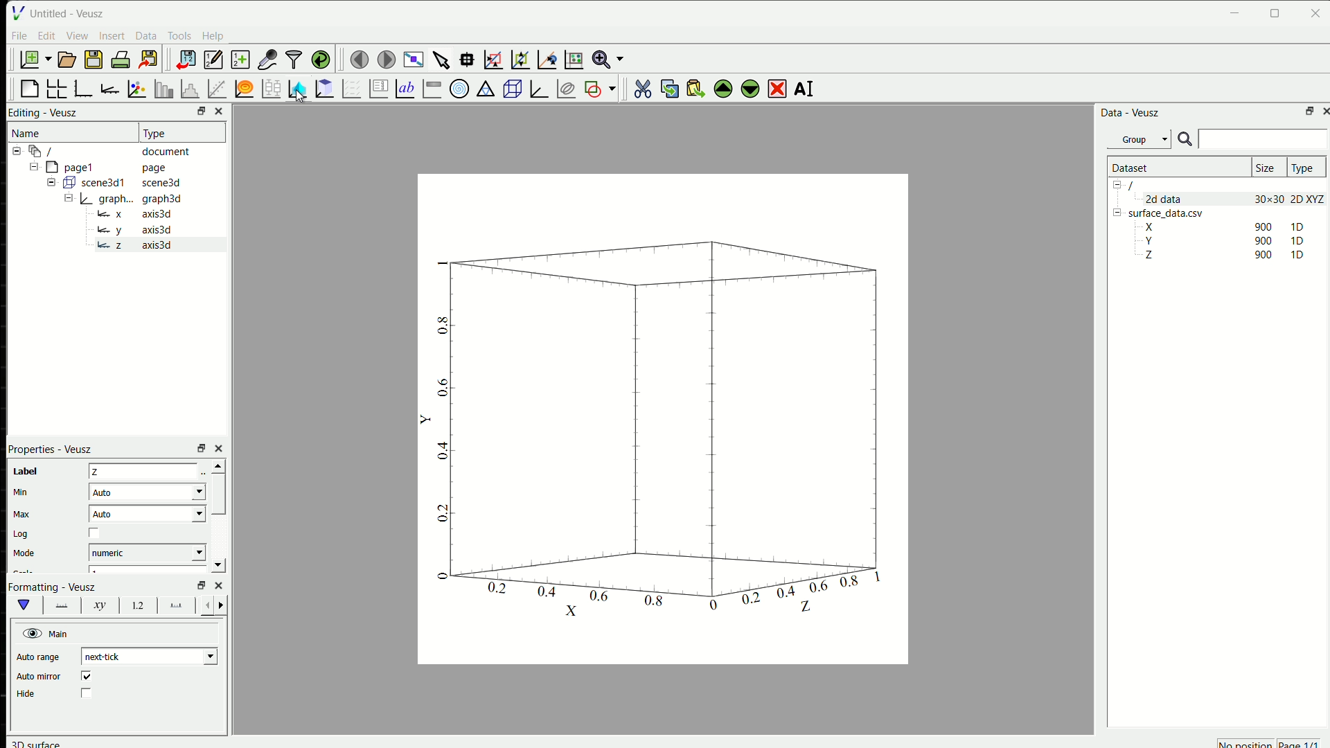  Describe the element at coordinates (386, 60) in the screenshot. I see `move to the next page` at that location.